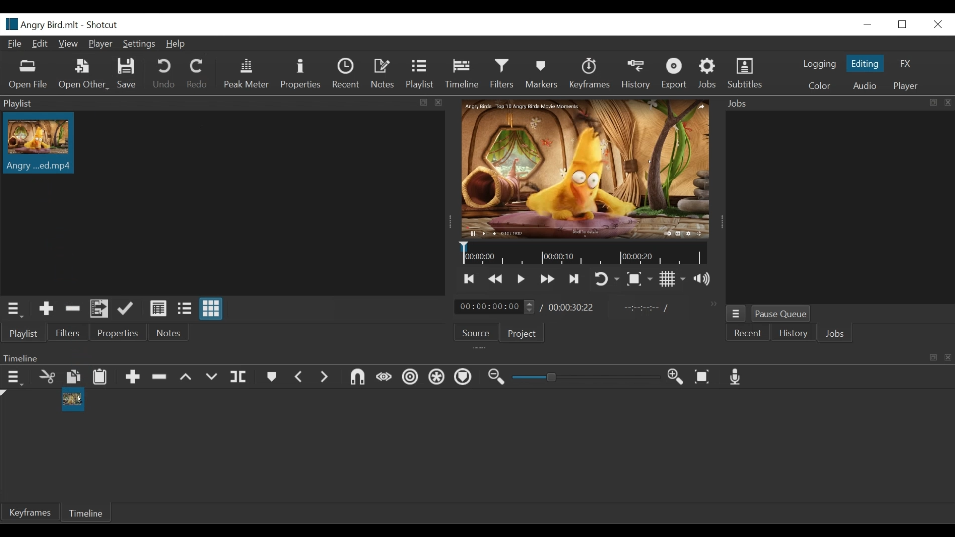 The width and height of the screenshot is (955, 537). Describe the element at coordinates (421, 74) in the screenshot. I see `Playlist` at that location.